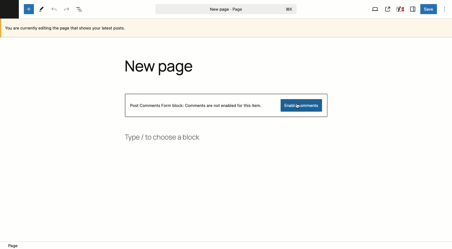  What do you see at coordinates (29, 10) in the screenshot?
I see `Add new block` at bounding box center [29, 10].